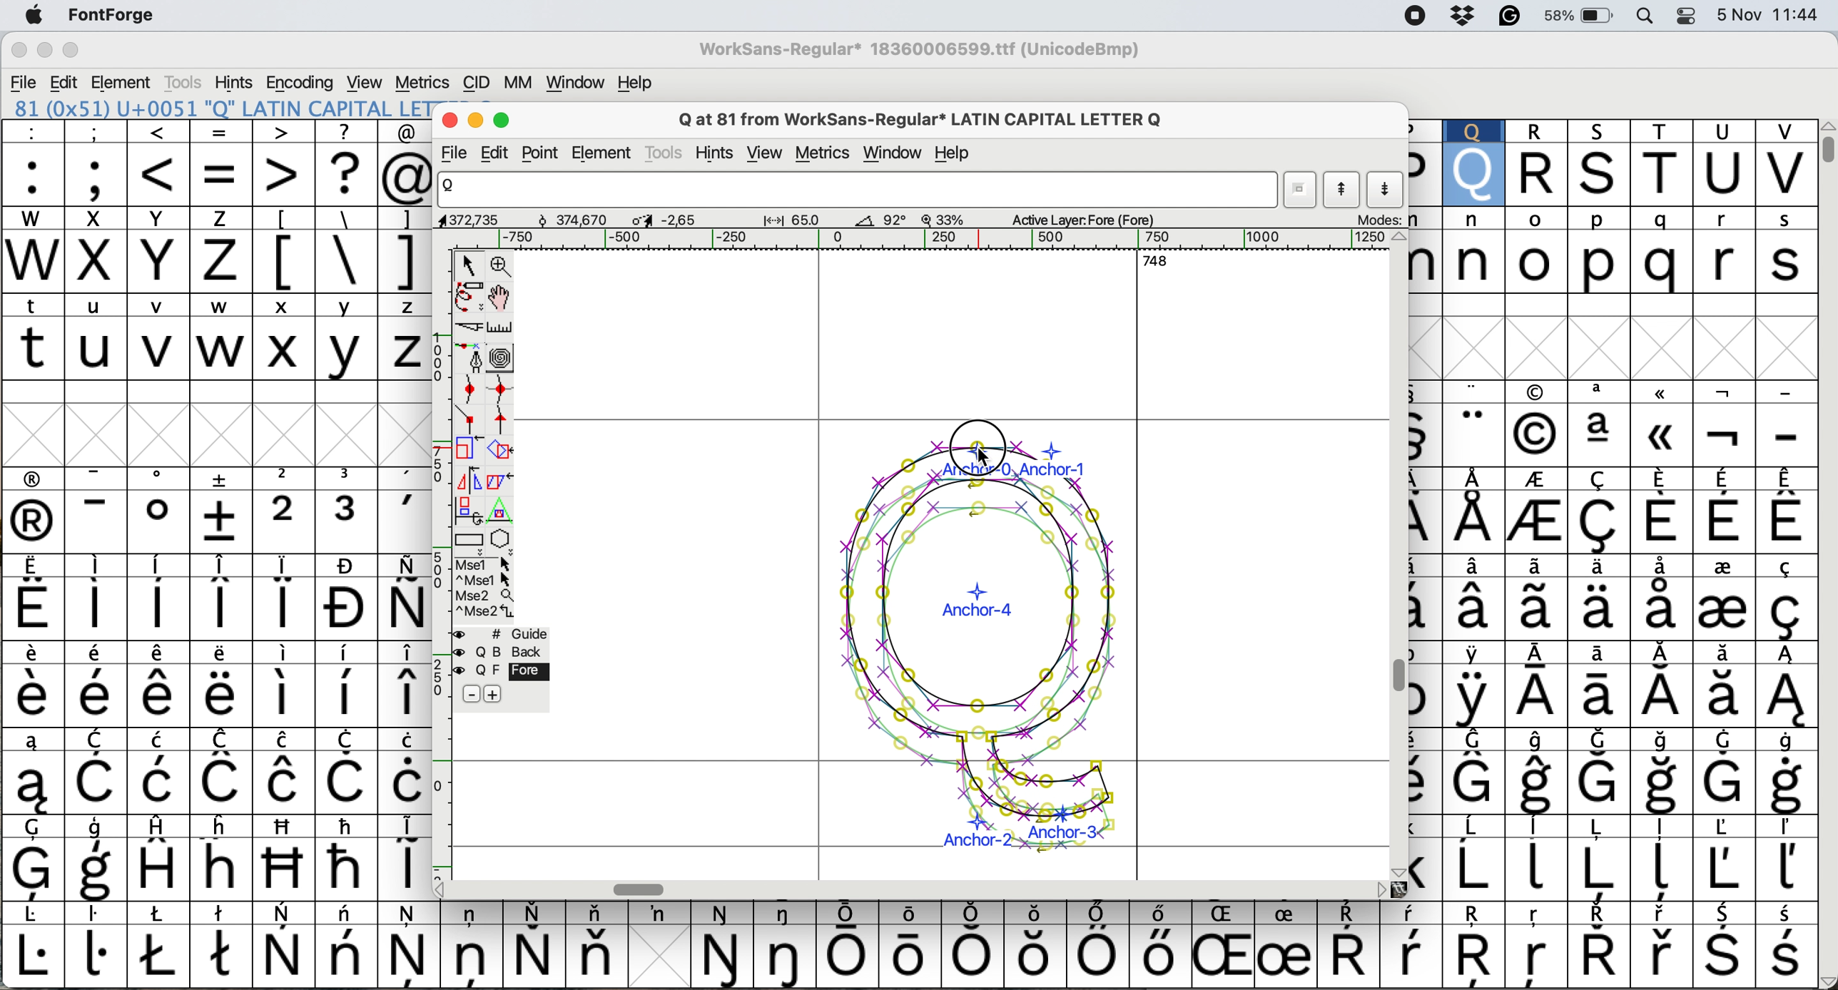 The width and height of the screenshot is (1838, 990). I want to click on edit, so click(502, 153).